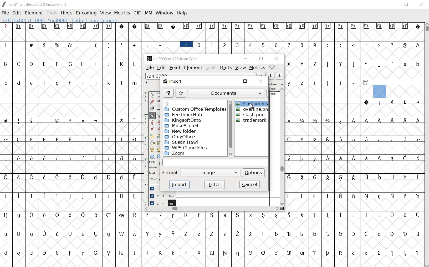 The height and width of the screenshot is (267, 429). What do you see at coordinates (152, 139) in the screenshot?
I see `editing tools` at bounding box center [152, 139].